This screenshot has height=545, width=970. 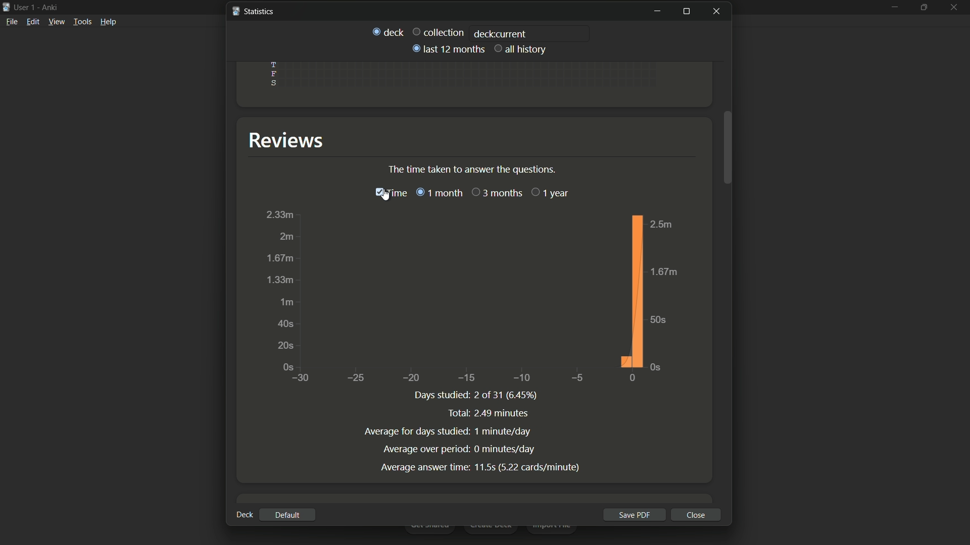 What do you see at coordinates (531, 466) in the screenshot?
I see `11.5s(5.22 cards per minnutes)` at bounding box center [531, 466].